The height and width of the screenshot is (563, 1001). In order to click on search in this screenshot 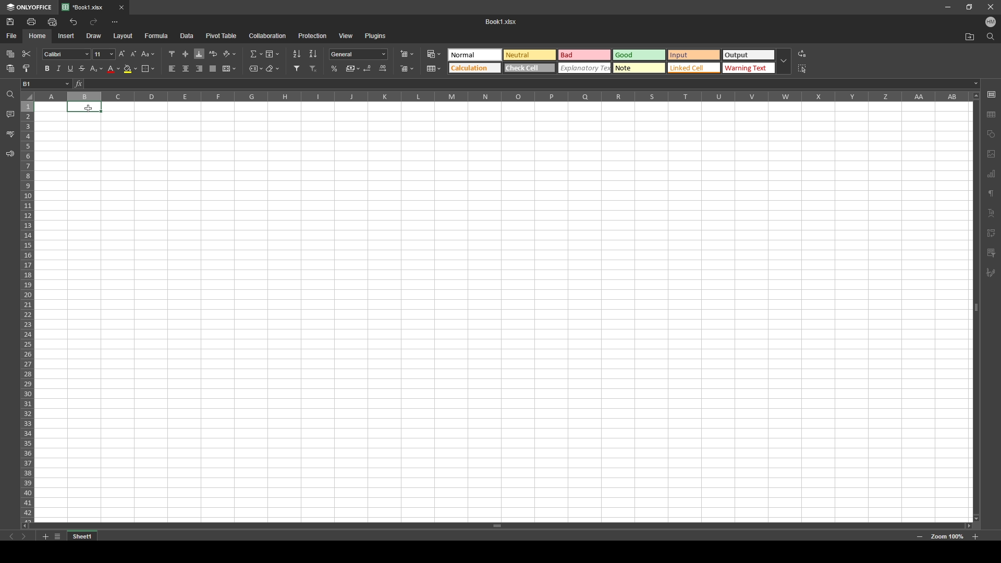, I will do `click(9, 95)`.